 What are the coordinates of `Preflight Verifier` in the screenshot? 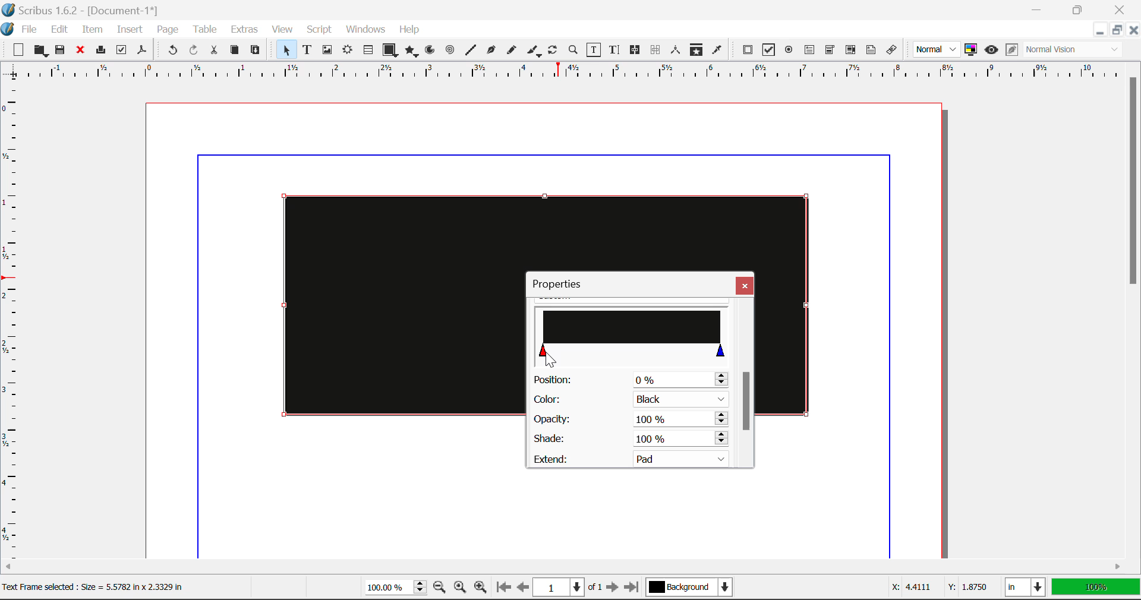 It's located at (121, 52).